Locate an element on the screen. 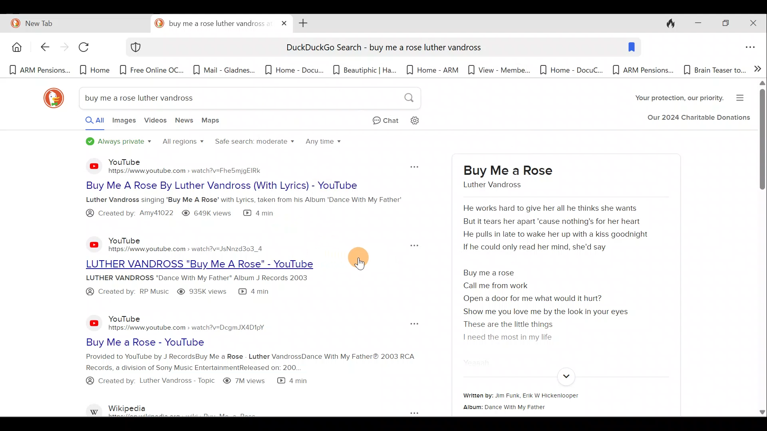 The width and height of the screenshot is (767, 431). Bookmark 9 is located at coordinates (567, 70).